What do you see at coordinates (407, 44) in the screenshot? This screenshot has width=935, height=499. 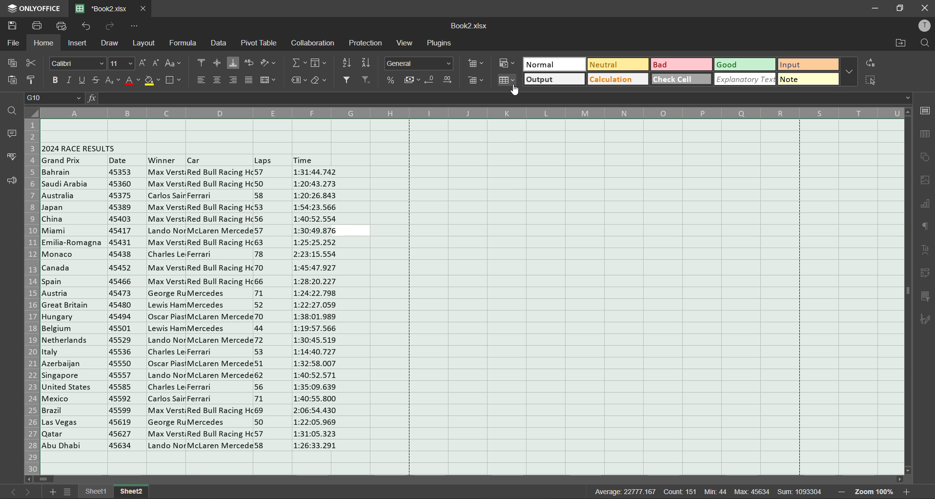 I see `view` at bounding box center [407, 44].